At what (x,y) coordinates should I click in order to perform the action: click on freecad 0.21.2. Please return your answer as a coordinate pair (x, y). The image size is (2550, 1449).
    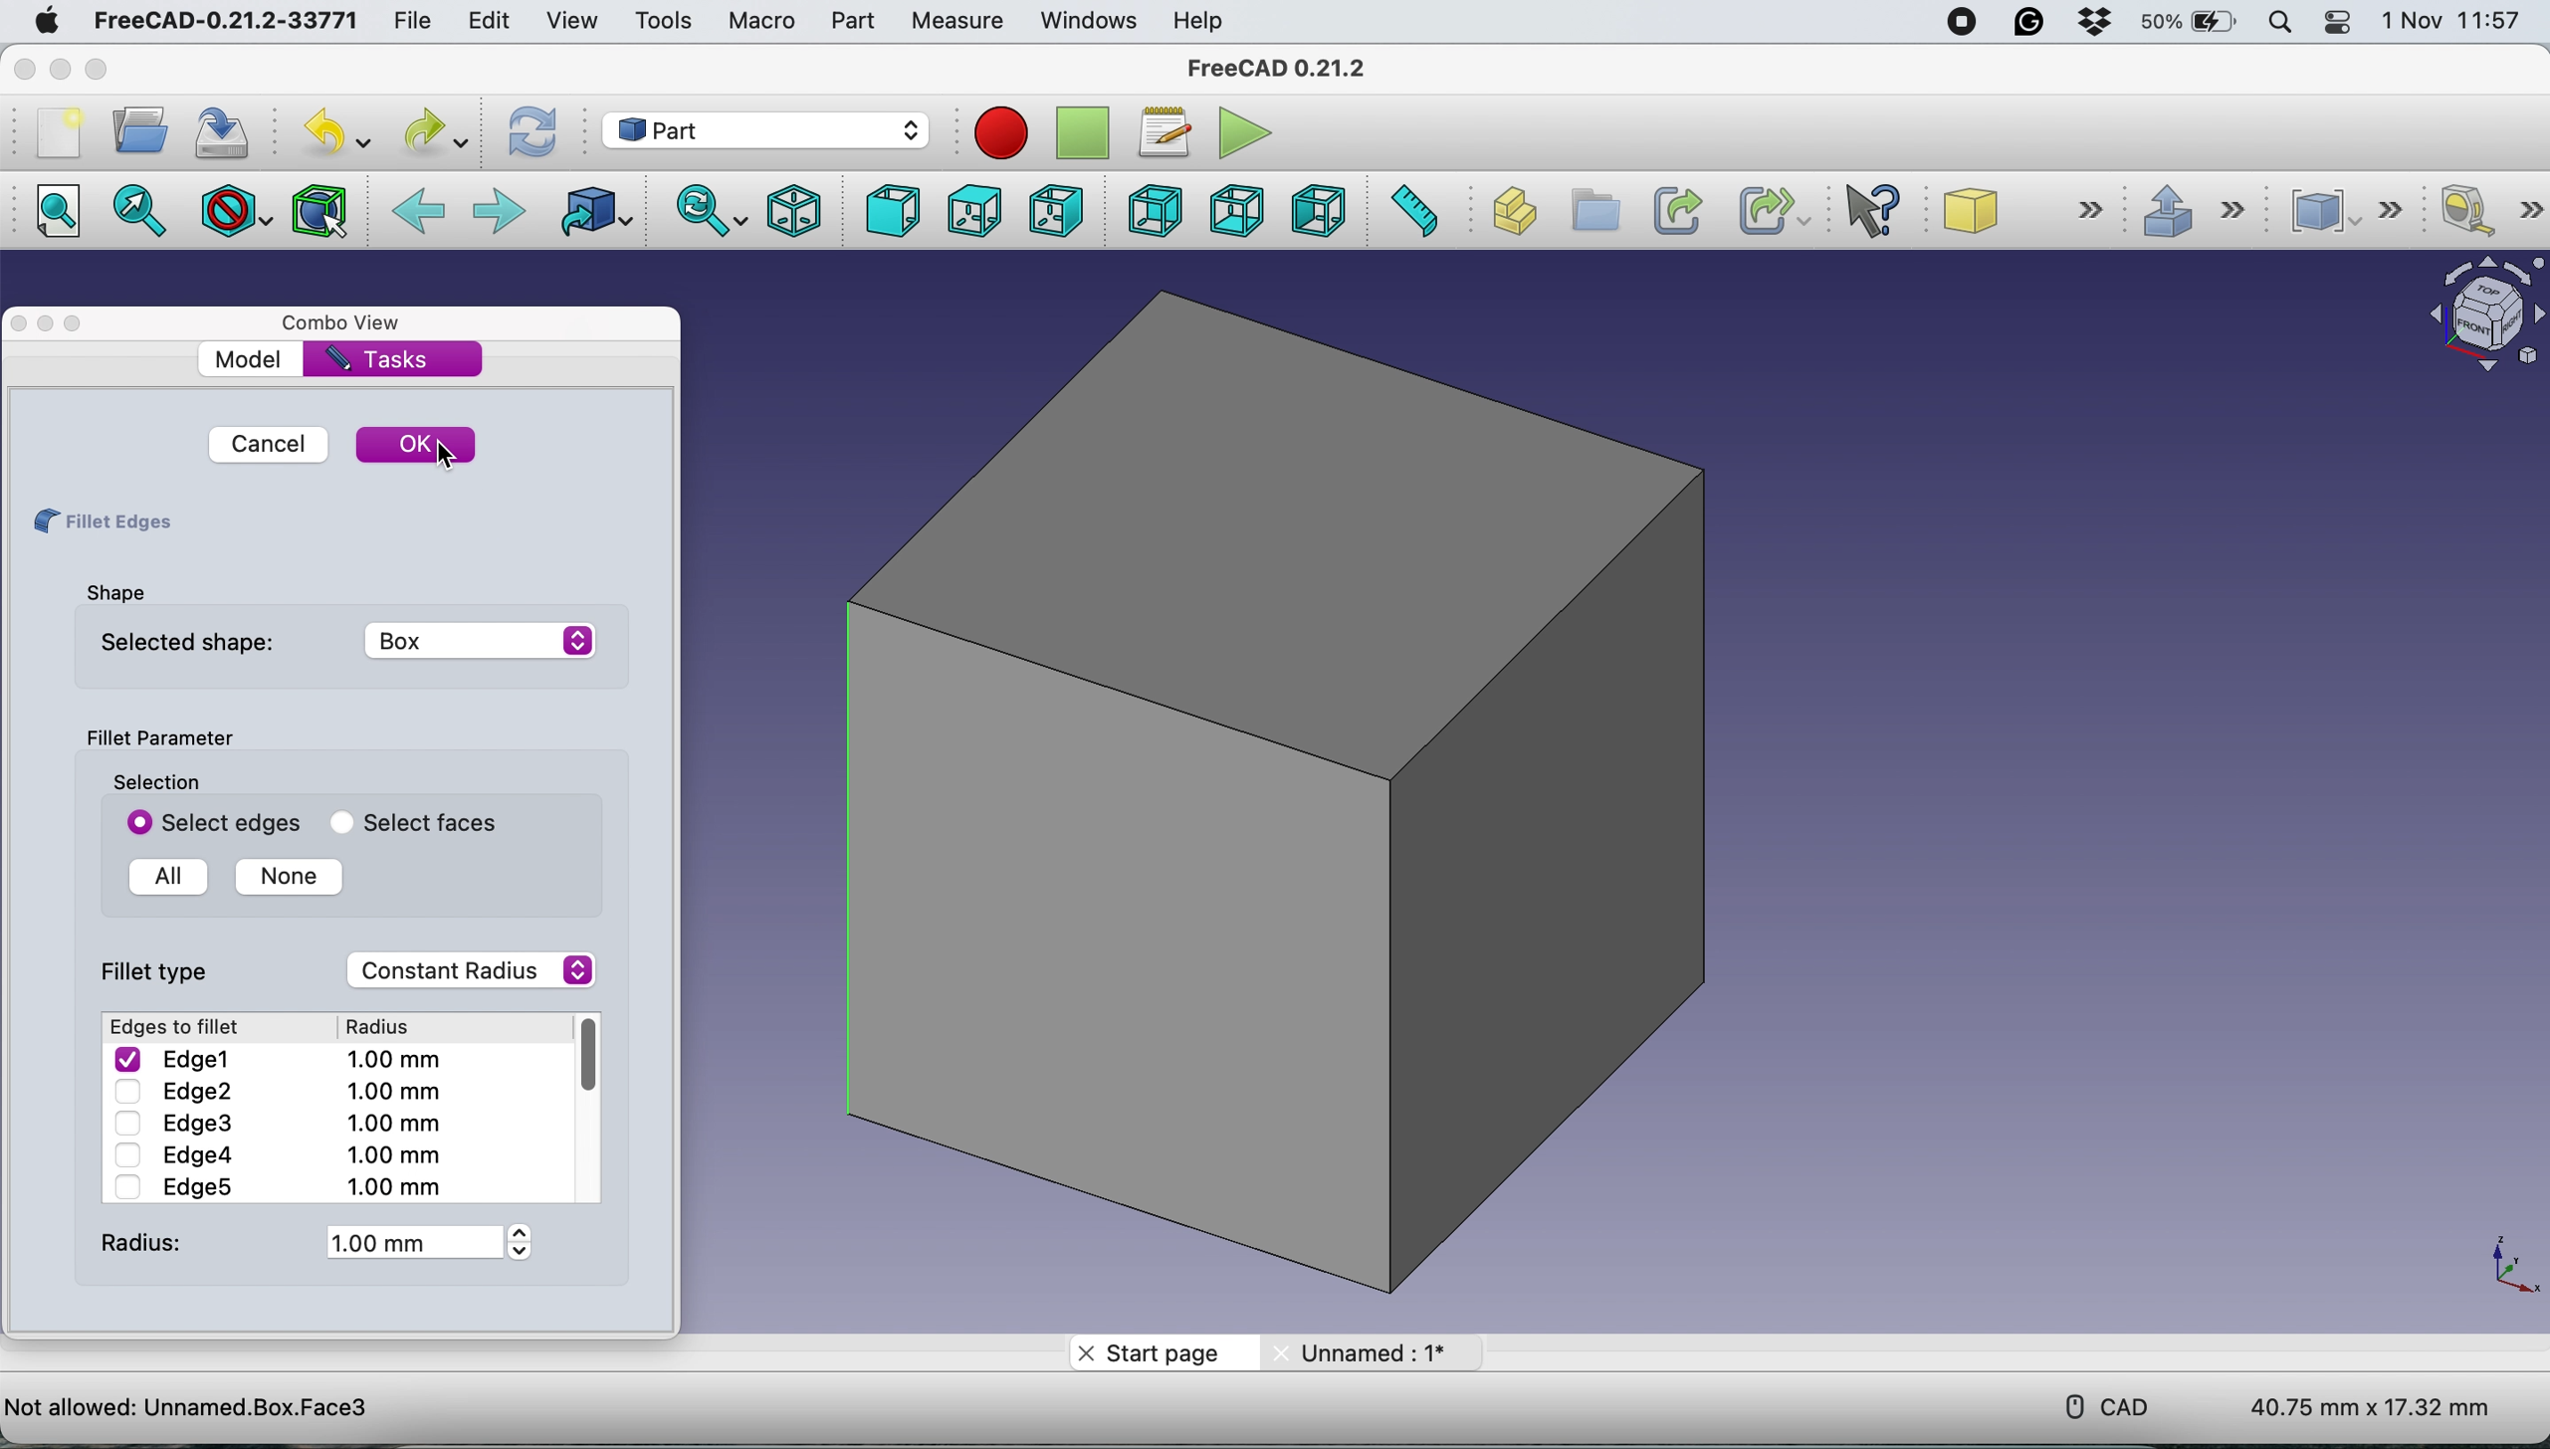
    Looking at the image, I should click on (1280, 64).